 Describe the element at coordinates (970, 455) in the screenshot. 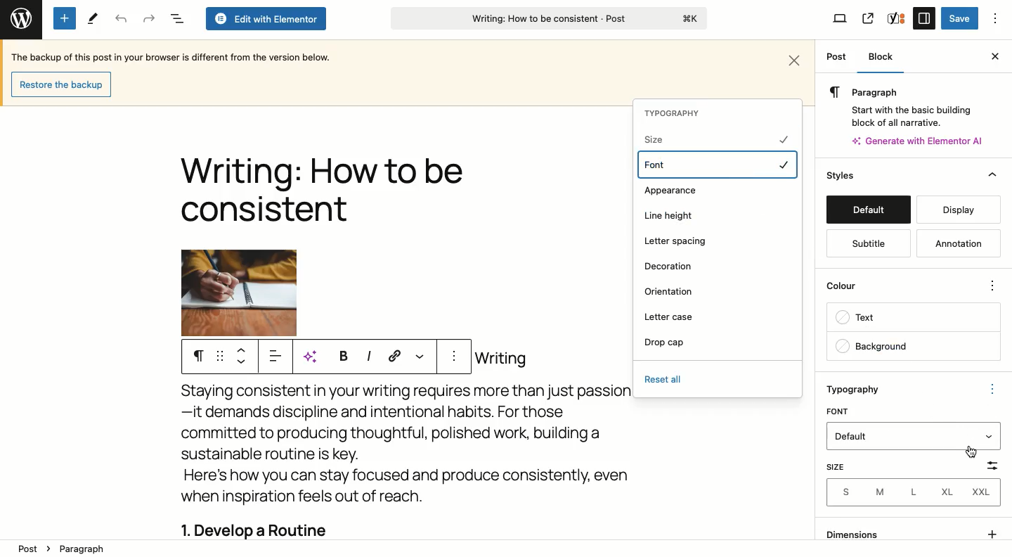

I see `Cursor` at that location.